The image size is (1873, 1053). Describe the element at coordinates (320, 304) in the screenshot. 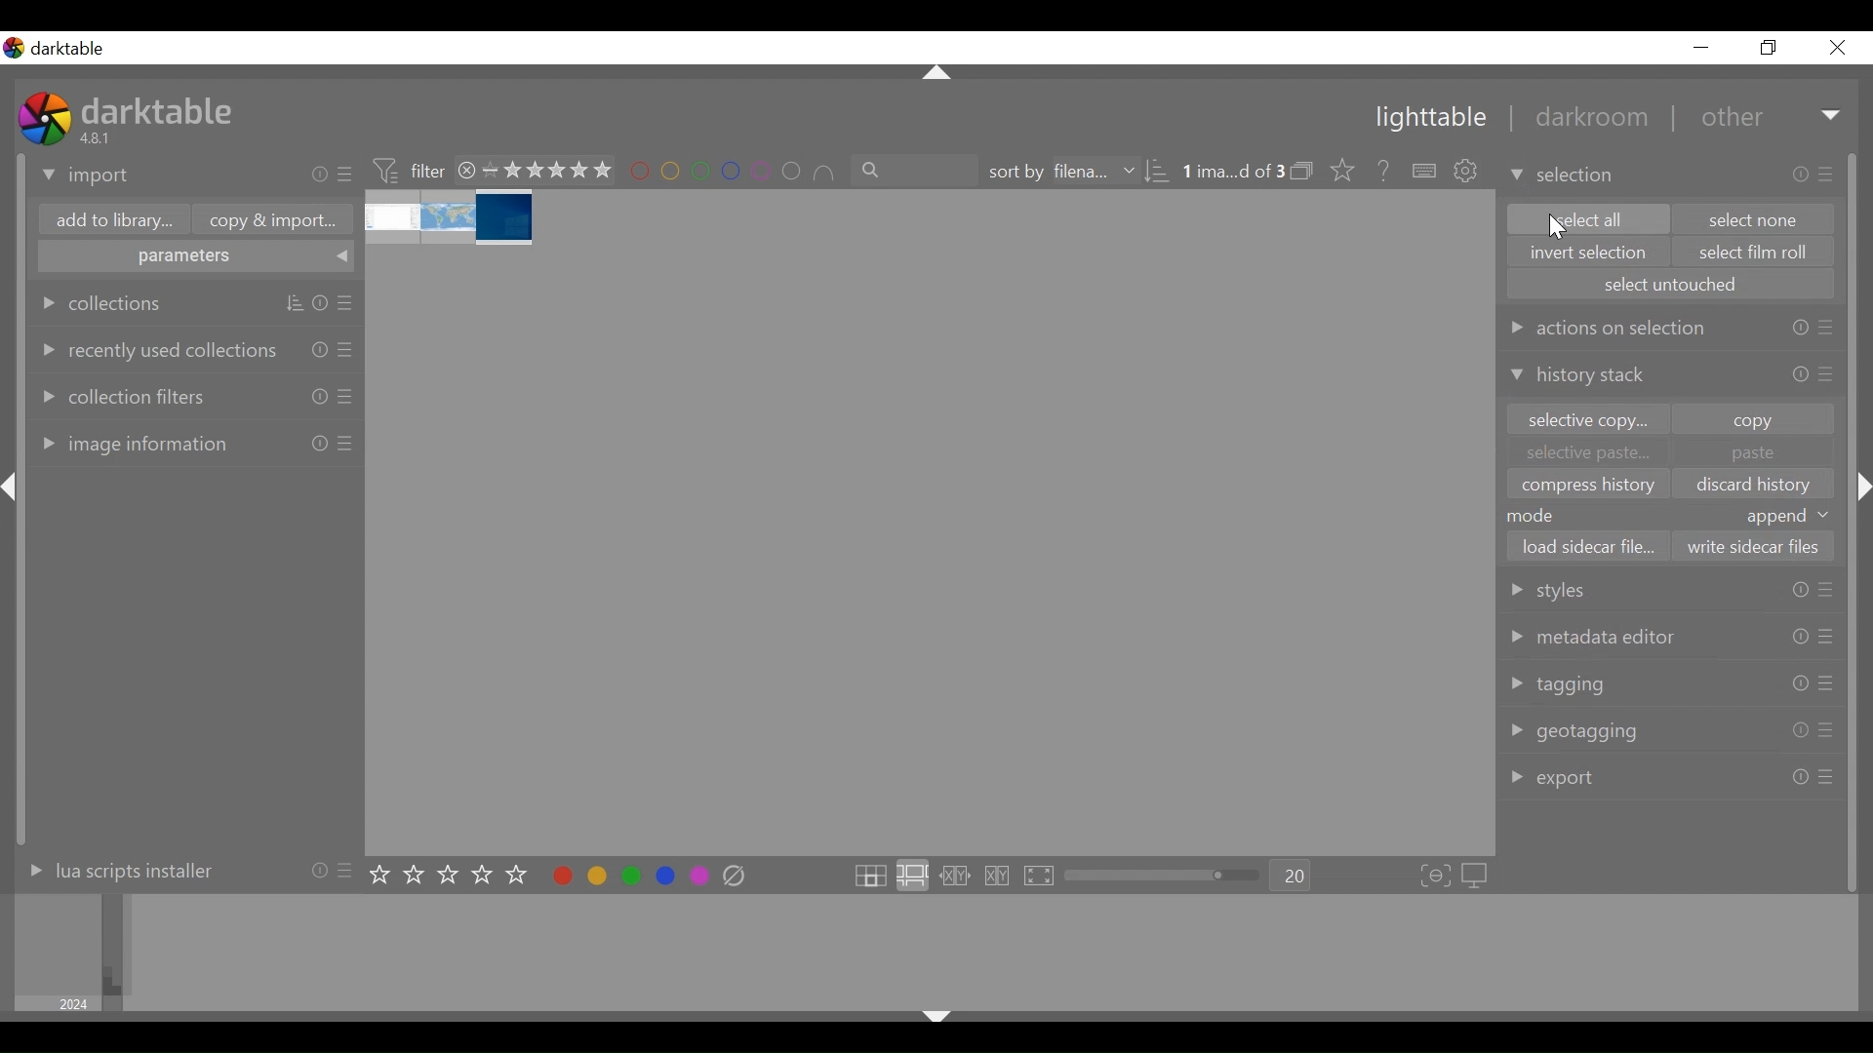

I see `info` at that location.